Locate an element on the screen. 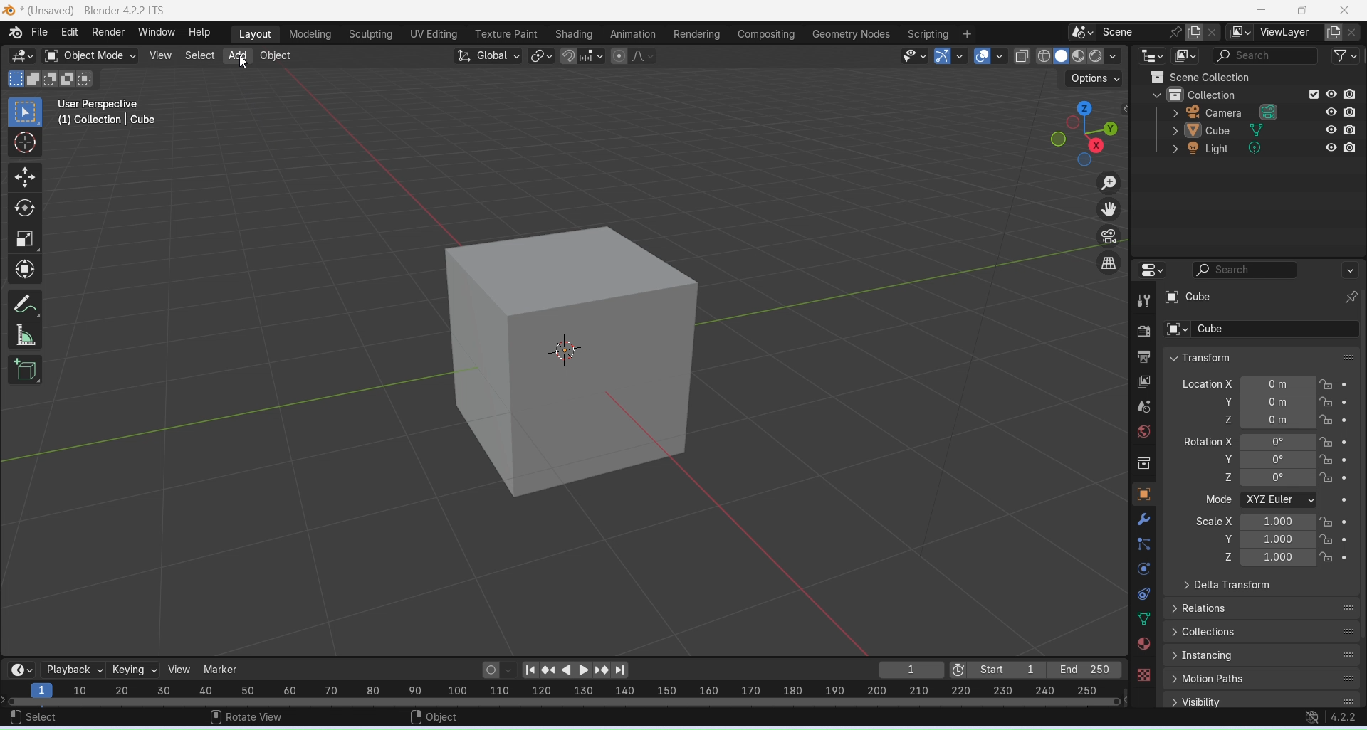 The width and height of the screenshot is (1367, 730). Modeling is located at coordinates (308, 35).